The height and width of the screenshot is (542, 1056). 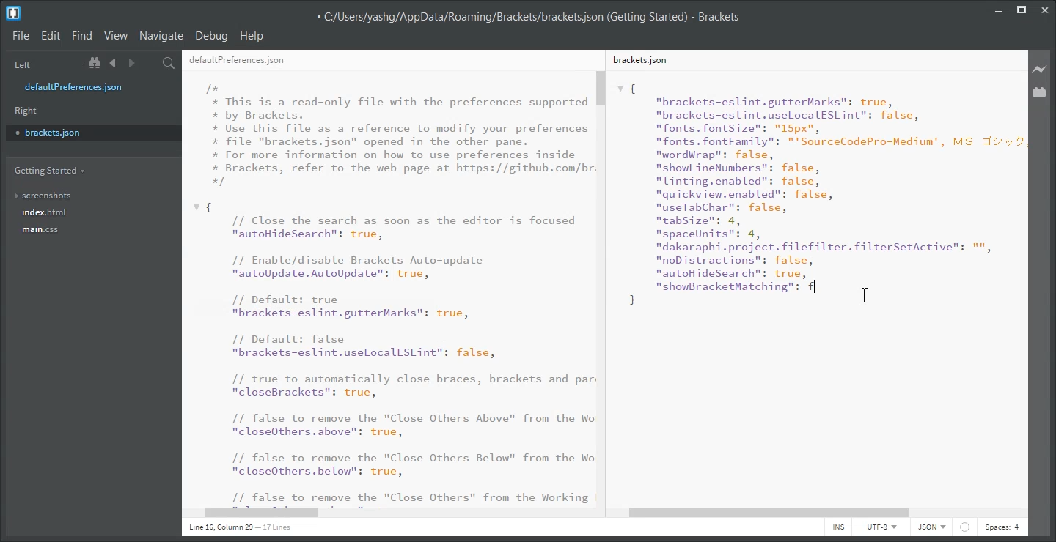 What do you see at coordinates (83, 87) in the screenshot?
I see `defaultPreferences.json` at bounding box center [83, 87].